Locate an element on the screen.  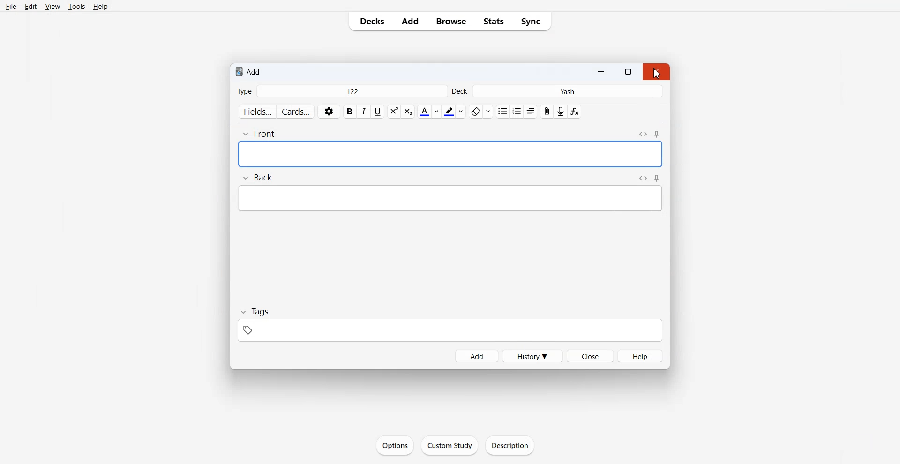
typing space is located at coordinates (450, 198).